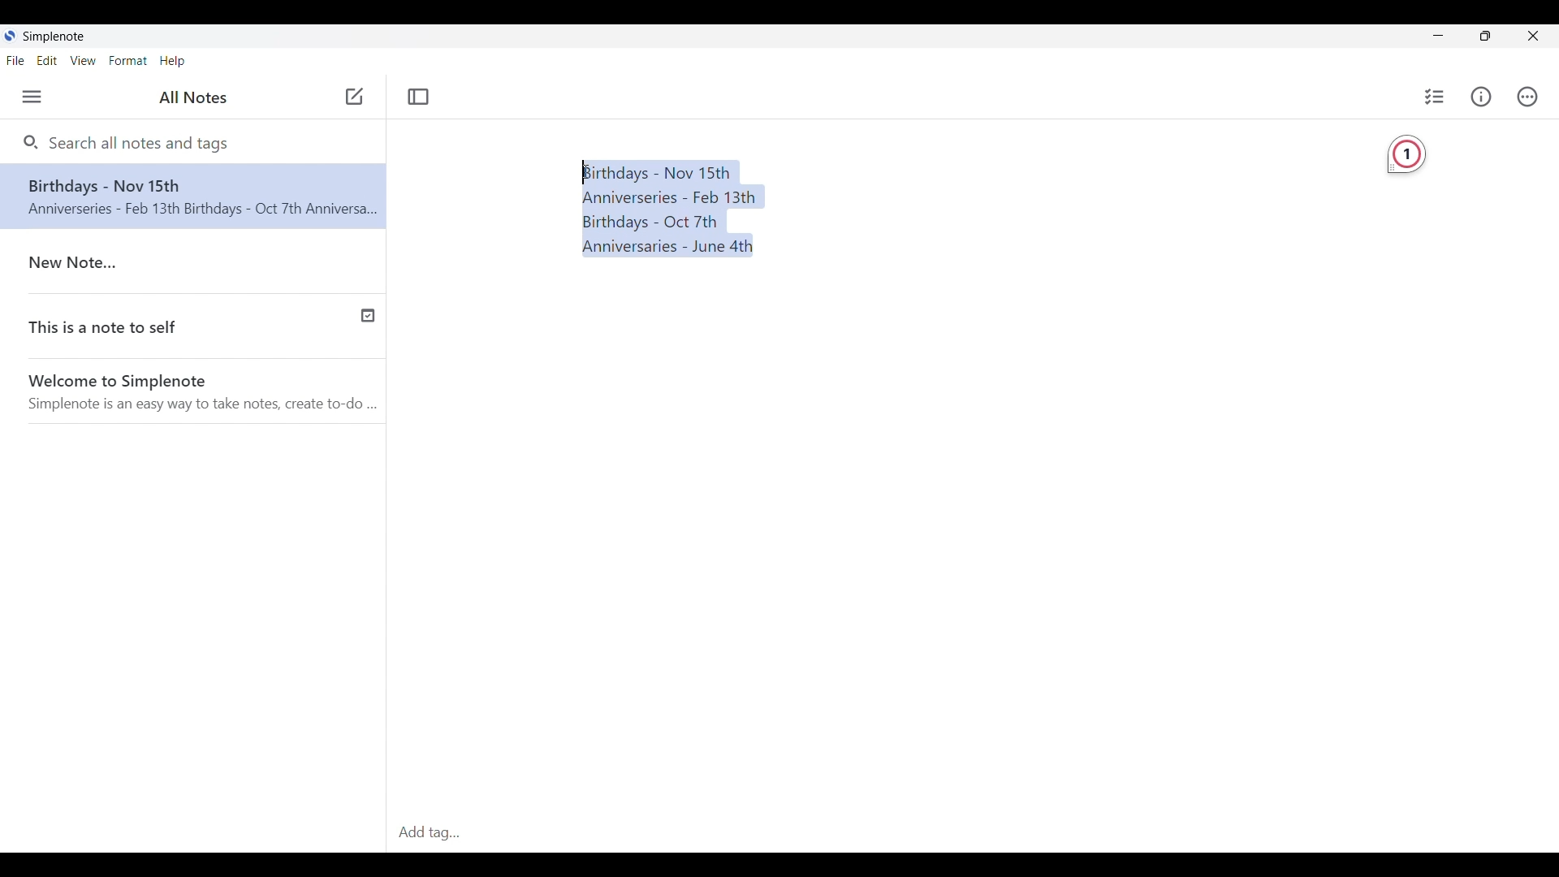 The image size is (1559, 877). What do you see at coordinates (51, 36) in the screenshot?
I see `Simplenote logo and name` at bounding box center [51, 36].